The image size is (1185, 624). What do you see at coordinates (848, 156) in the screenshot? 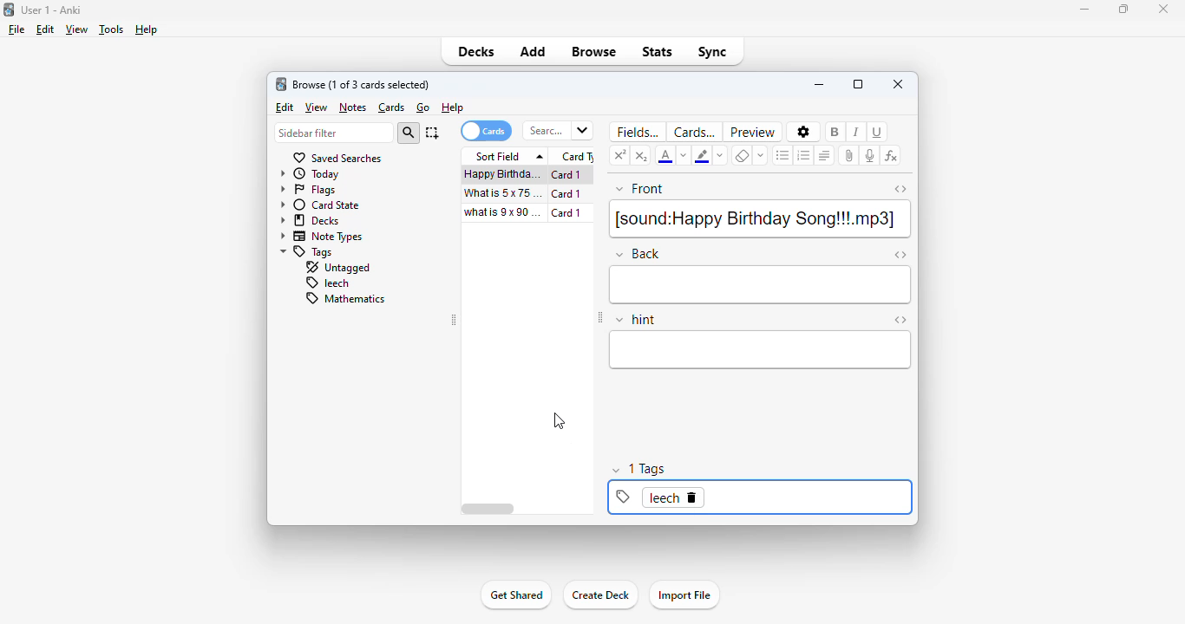
I see `attach pictures/audio/video` at bounding box center [848, 156].